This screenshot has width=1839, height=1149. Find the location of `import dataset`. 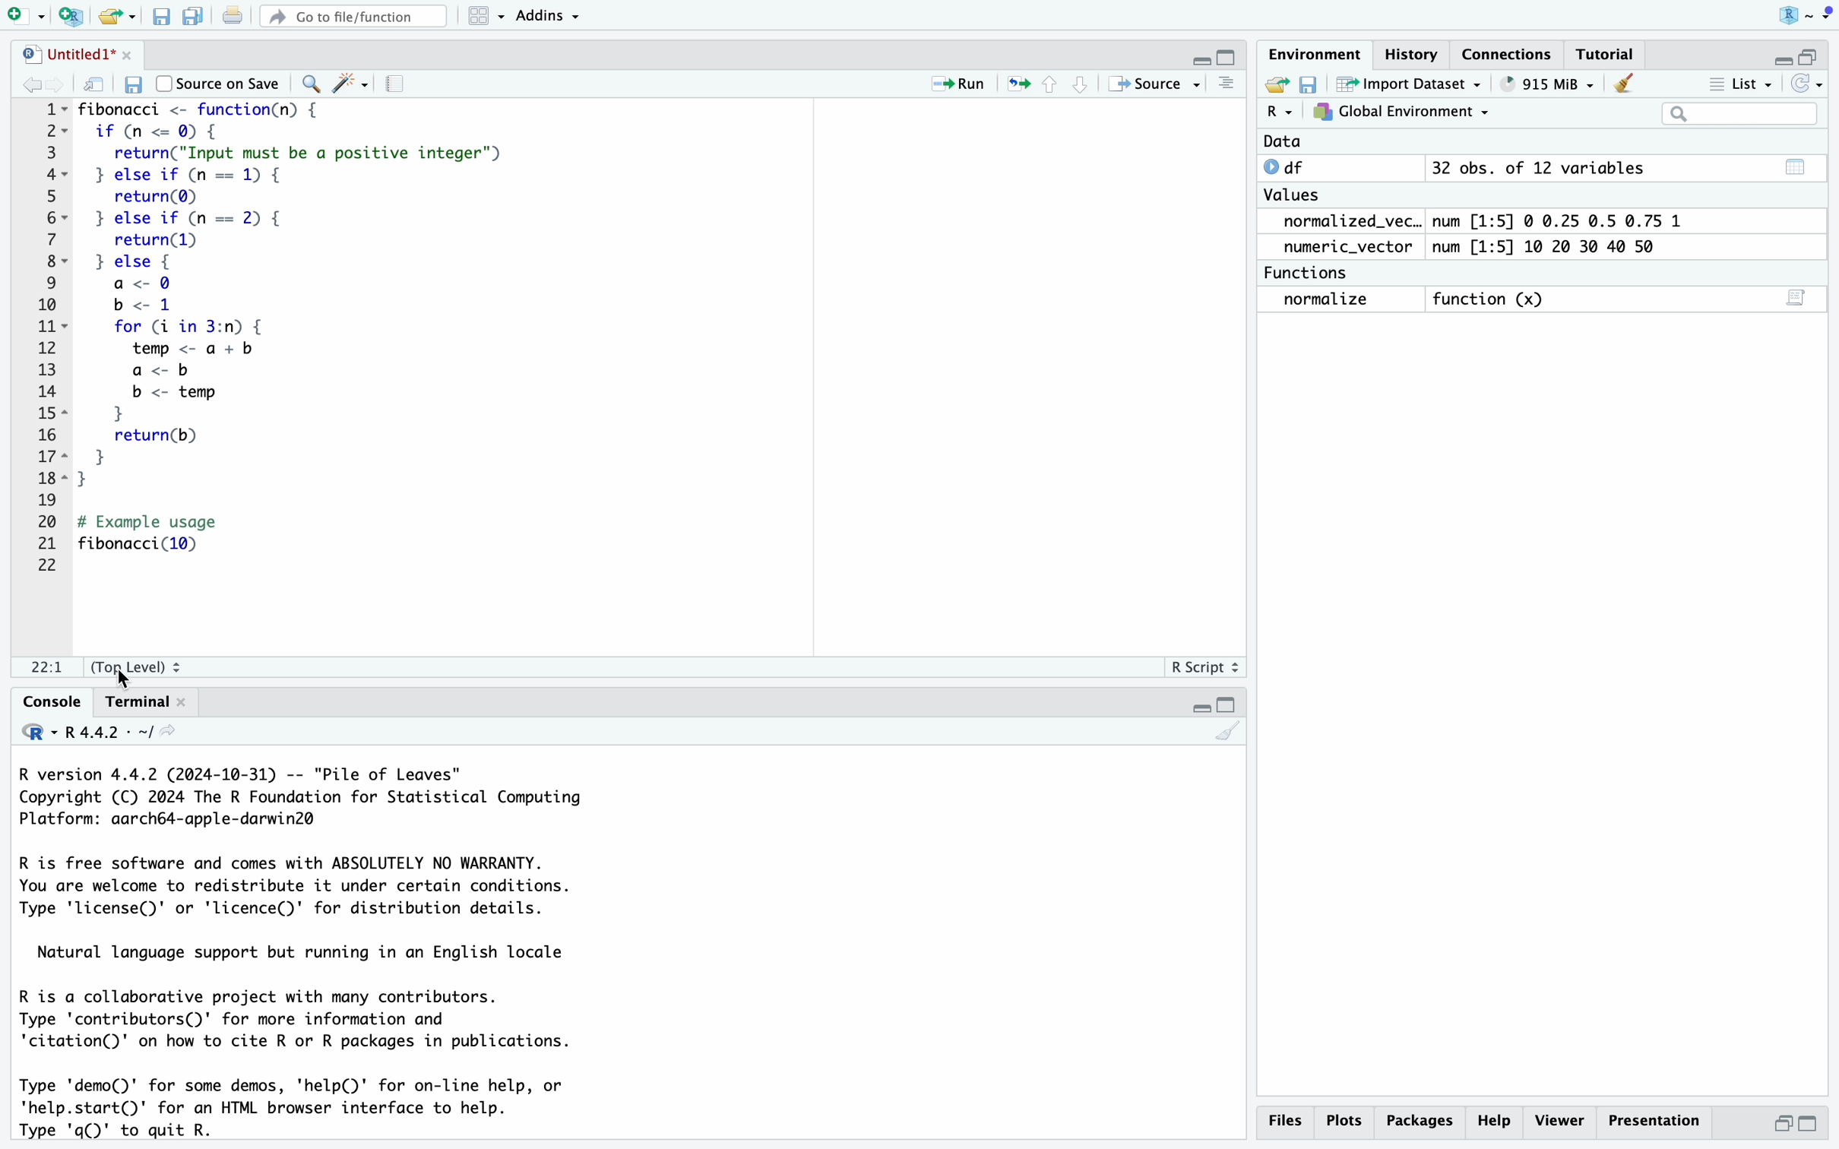

import dataset is located at coordinates (1419, 85).